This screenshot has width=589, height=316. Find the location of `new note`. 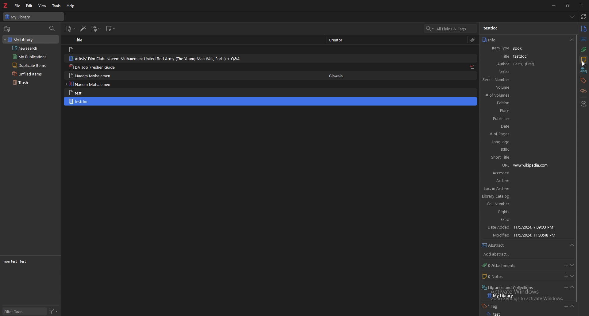

new note is located at coordinates (111, 29).